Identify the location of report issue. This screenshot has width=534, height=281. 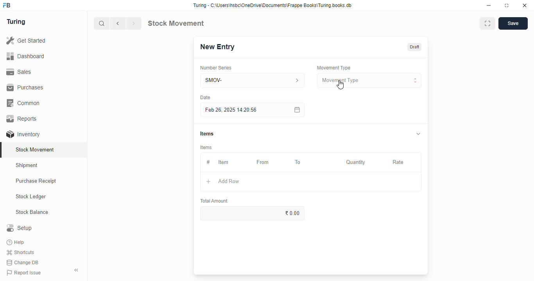
(24, 272).